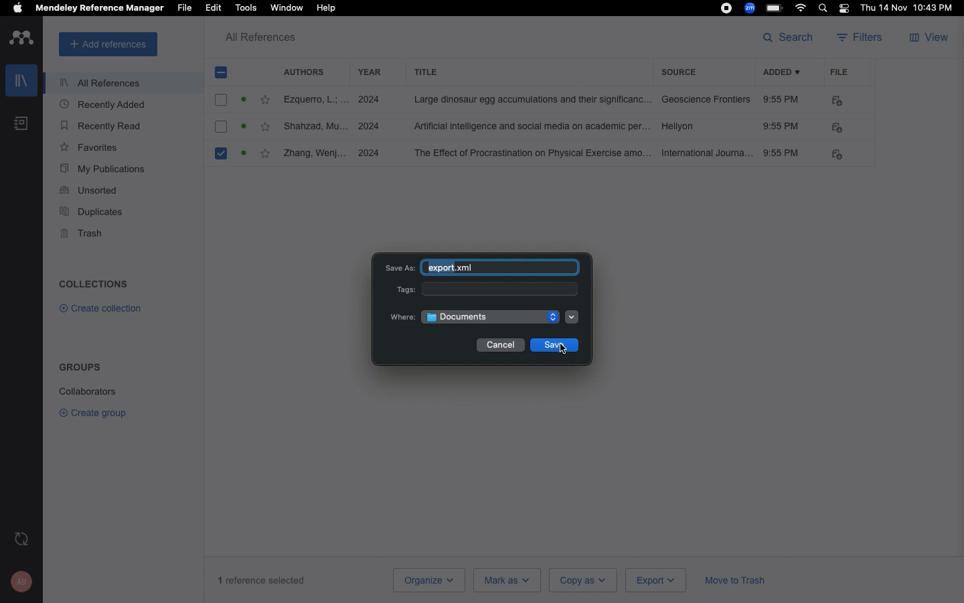 The height and width of the screenshot is (603, 964). I want to click on Favorites, so click(91, 147).